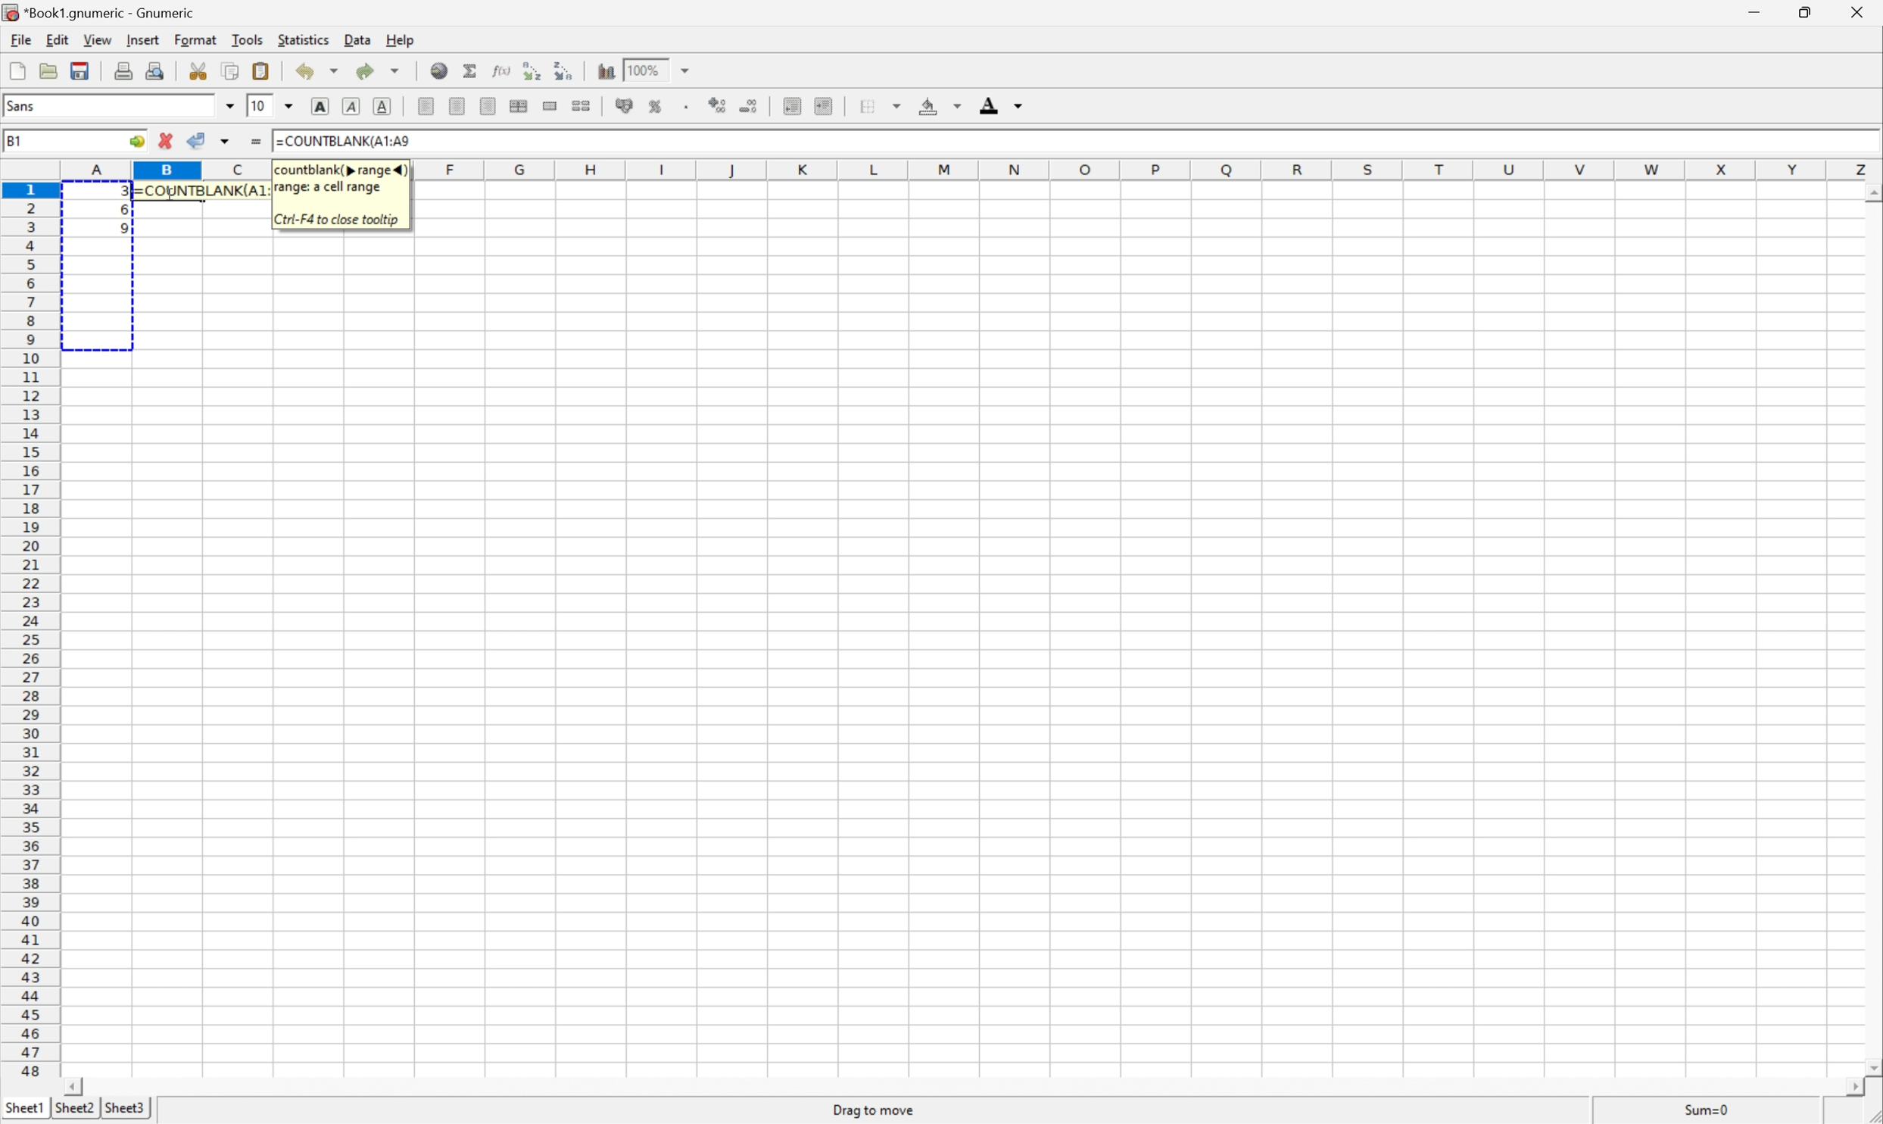 This screenshot has width=1883, height=1124. Describe the element at coordinates (17, 70) in the screenshot. I see `Create a new workbook` at that location.